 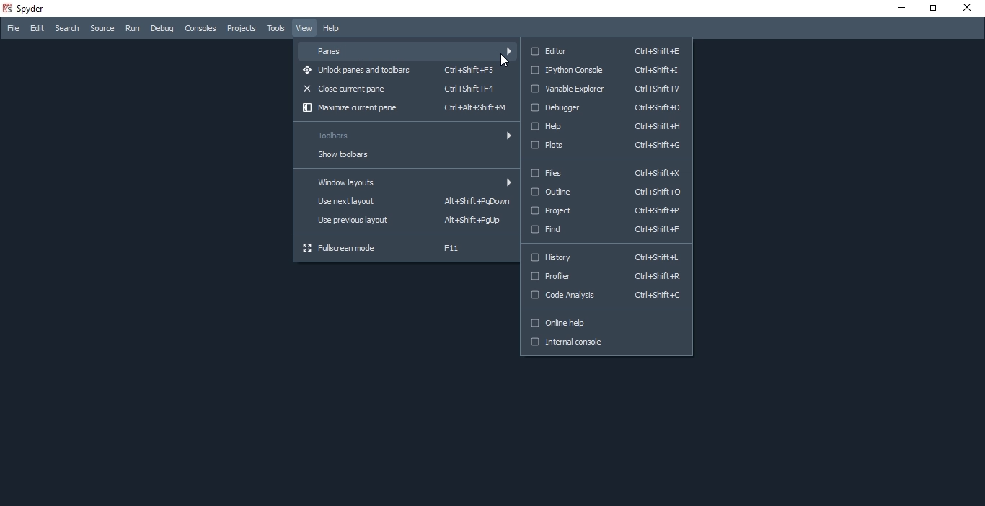 I want to click on IPython Console, so click(x=604, y=70).